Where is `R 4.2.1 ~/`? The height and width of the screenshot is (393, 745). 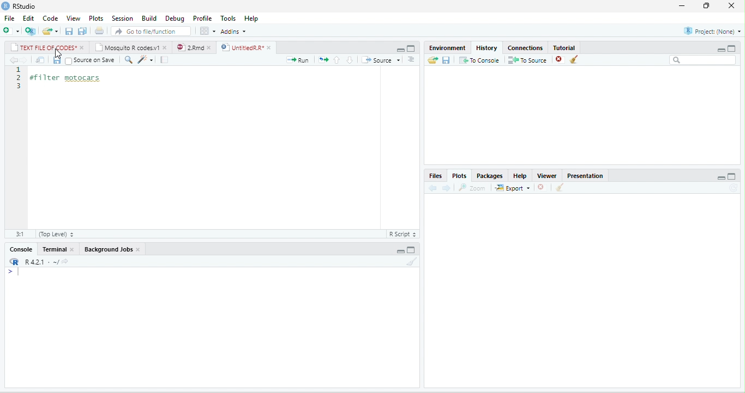 R 4.2.1 ~/ is located at coordinates (40, 262).